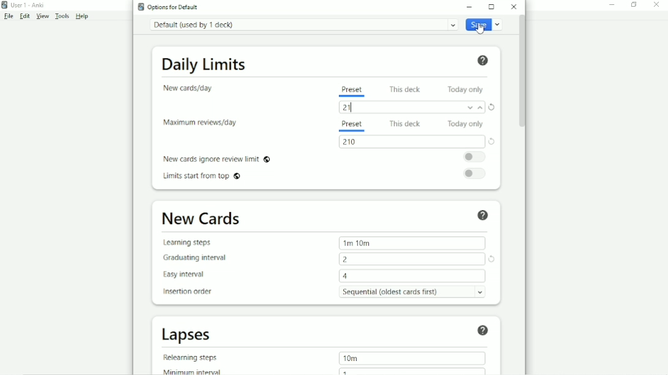 The width and height of the screenshot is (668, 375). I want to click on Increment value, so click(481, 109).